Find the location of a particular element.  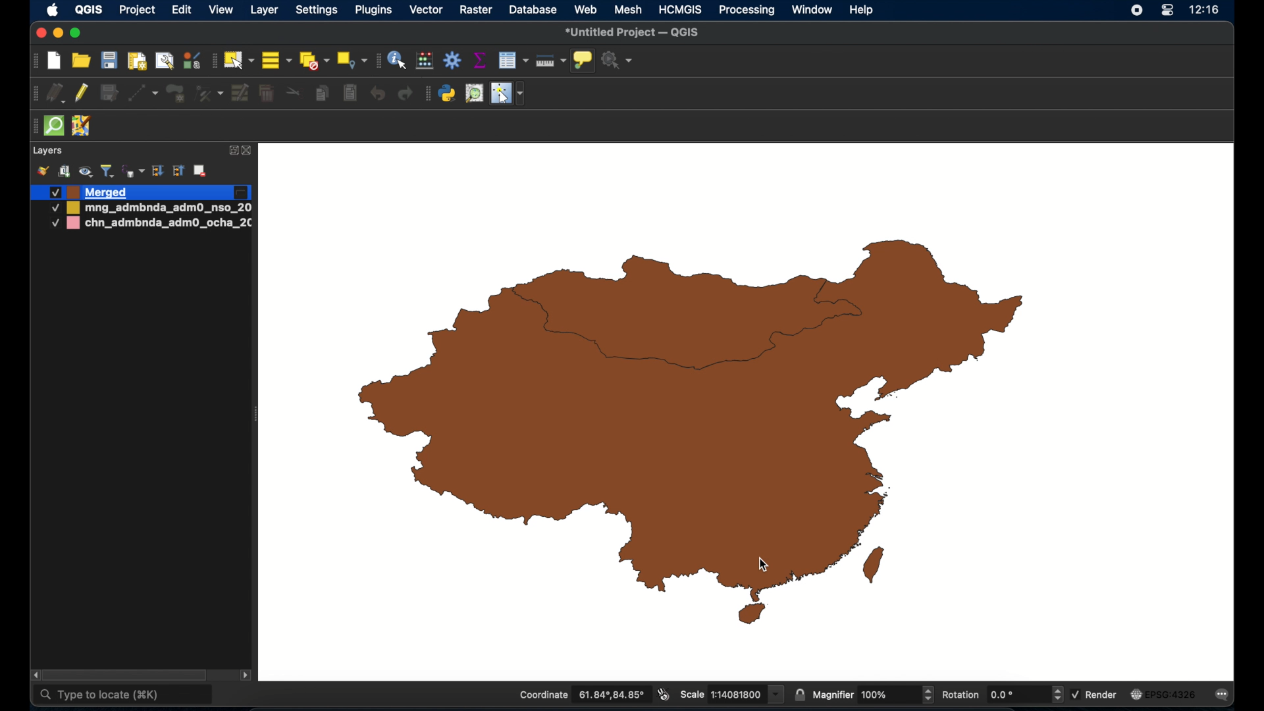

quick som is located at coordinates (53, 126).